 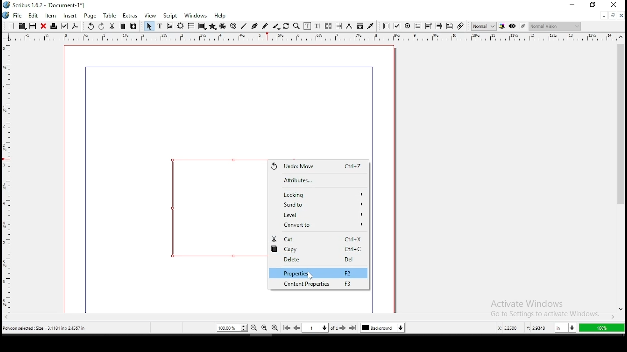 What do you see at coordinates (217, 208) in the screenshot?
I see `shape` at bounding box center [217, 208].